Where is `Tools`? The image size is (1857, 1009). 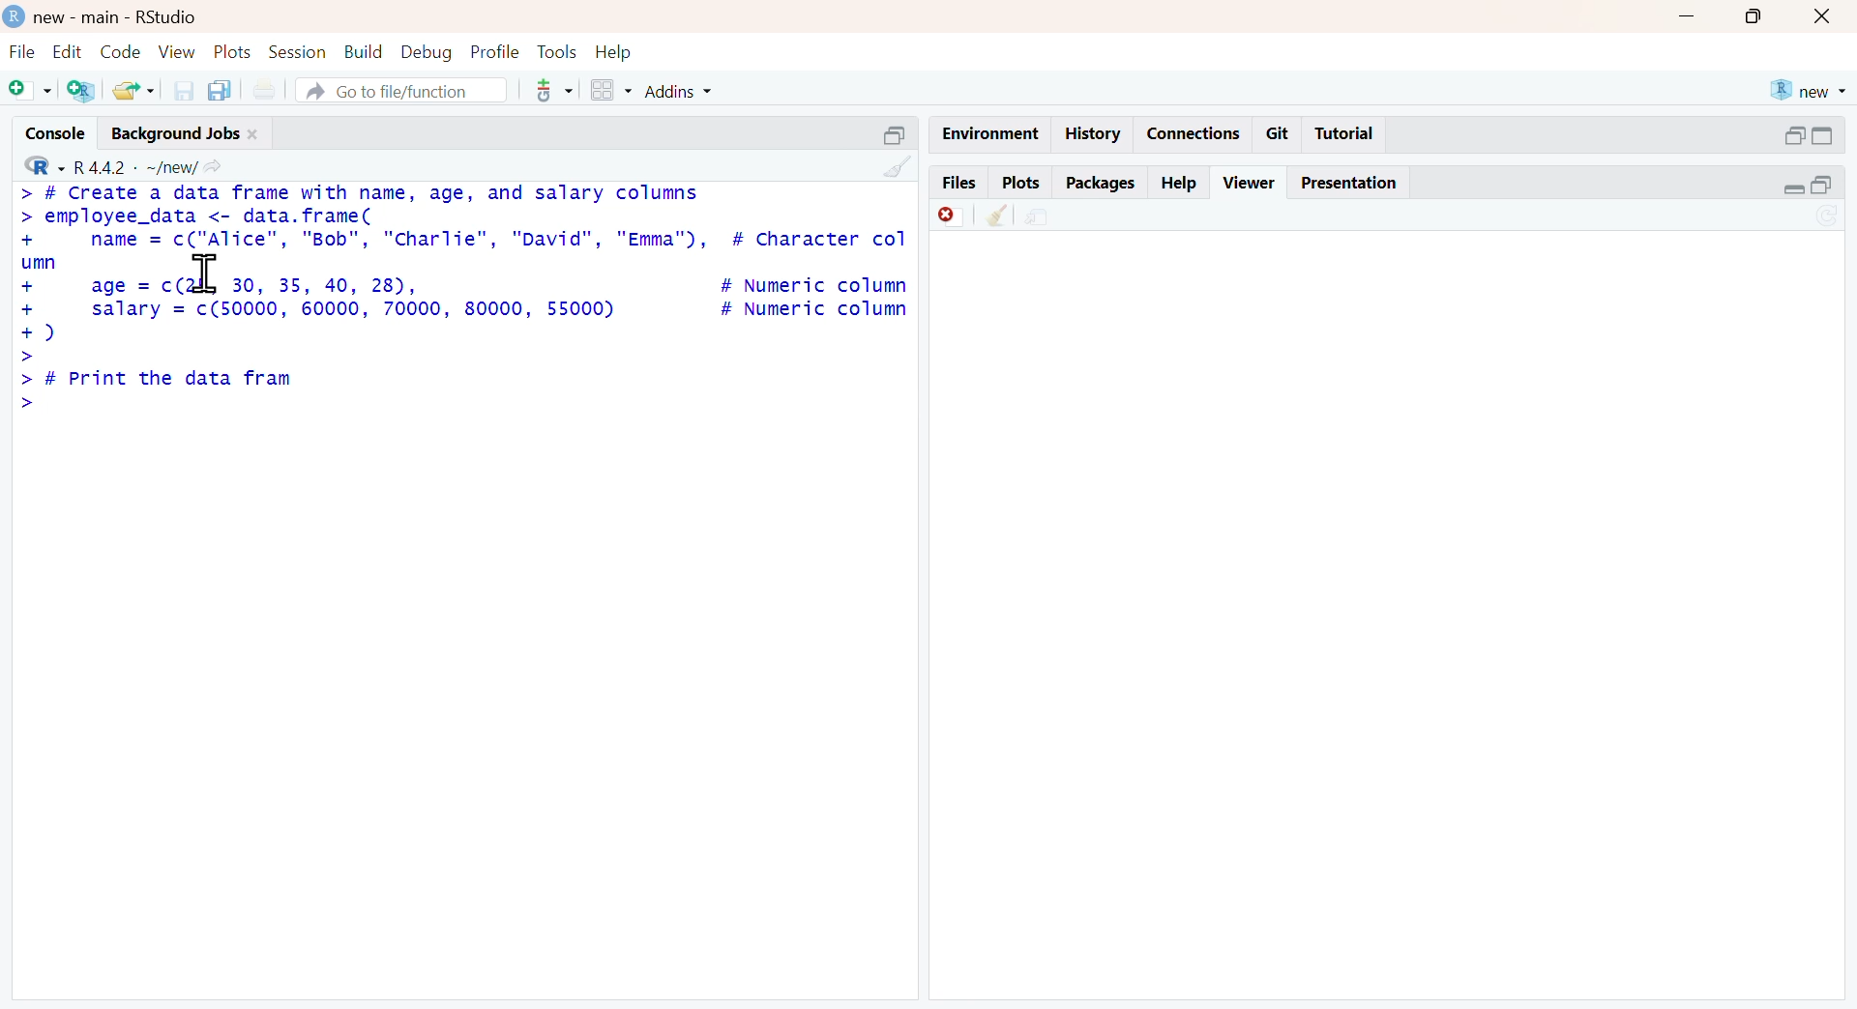
Tools is located at coordinates (553, 50).